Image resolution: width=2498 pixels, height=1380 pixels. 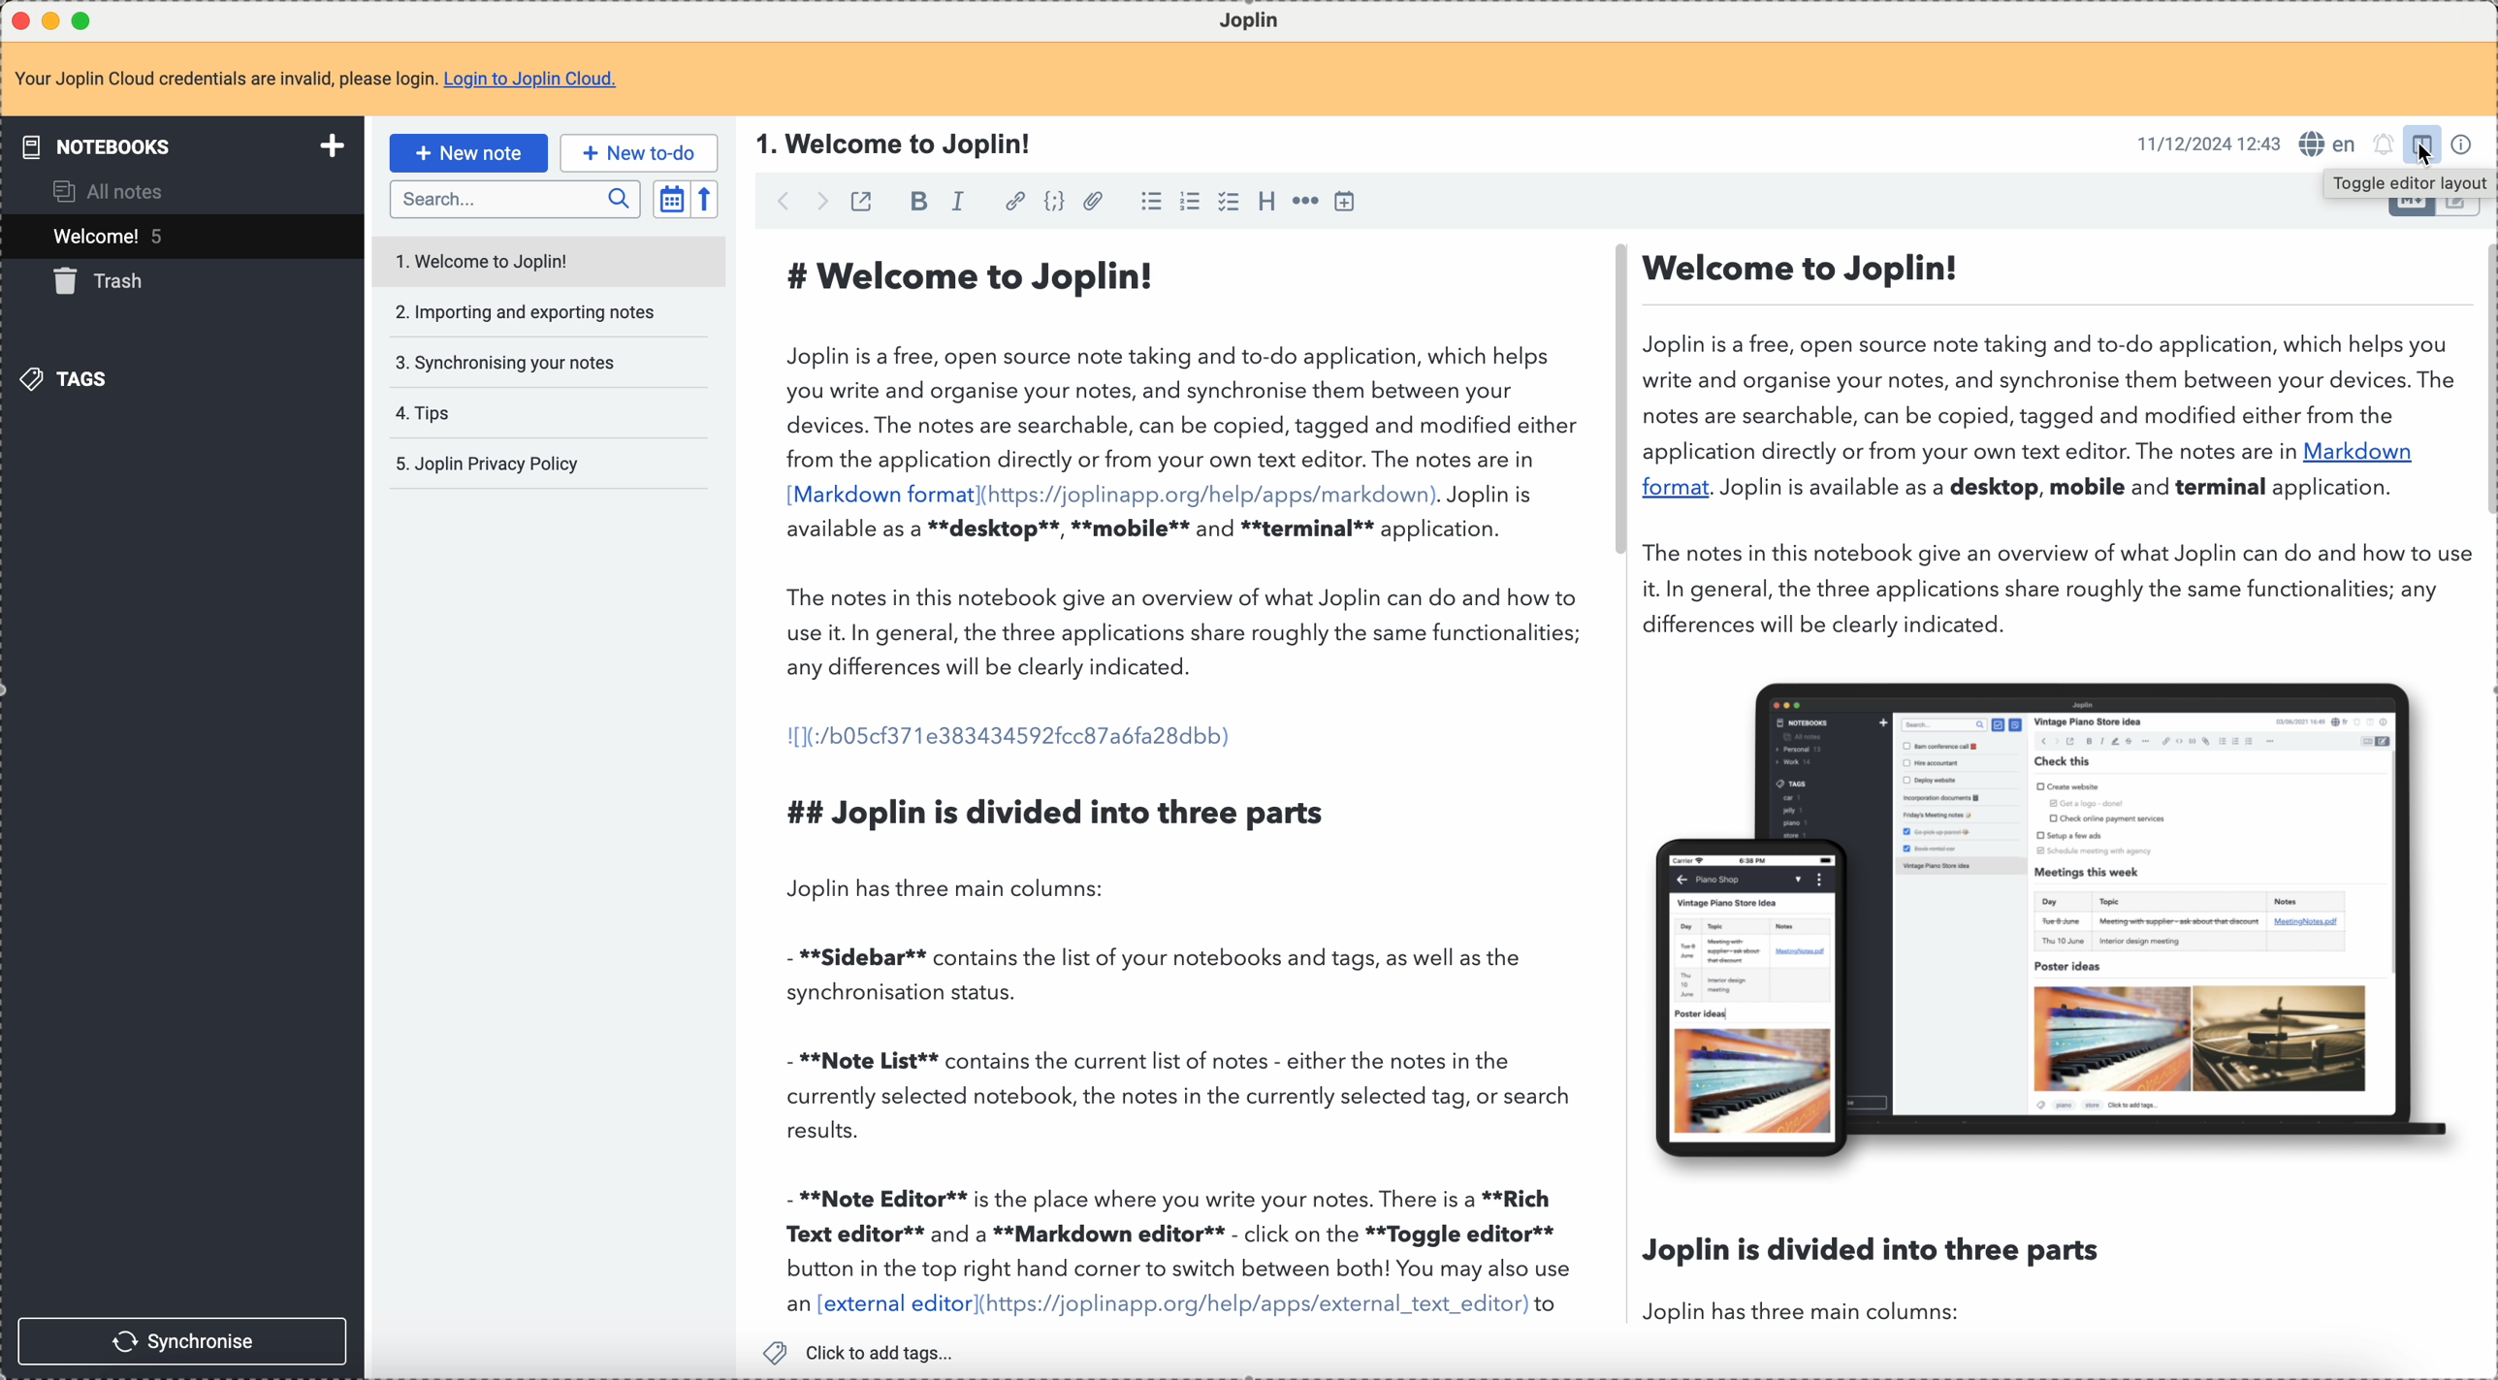 I want to click on toggle editor, so click(x=2462, y=213).